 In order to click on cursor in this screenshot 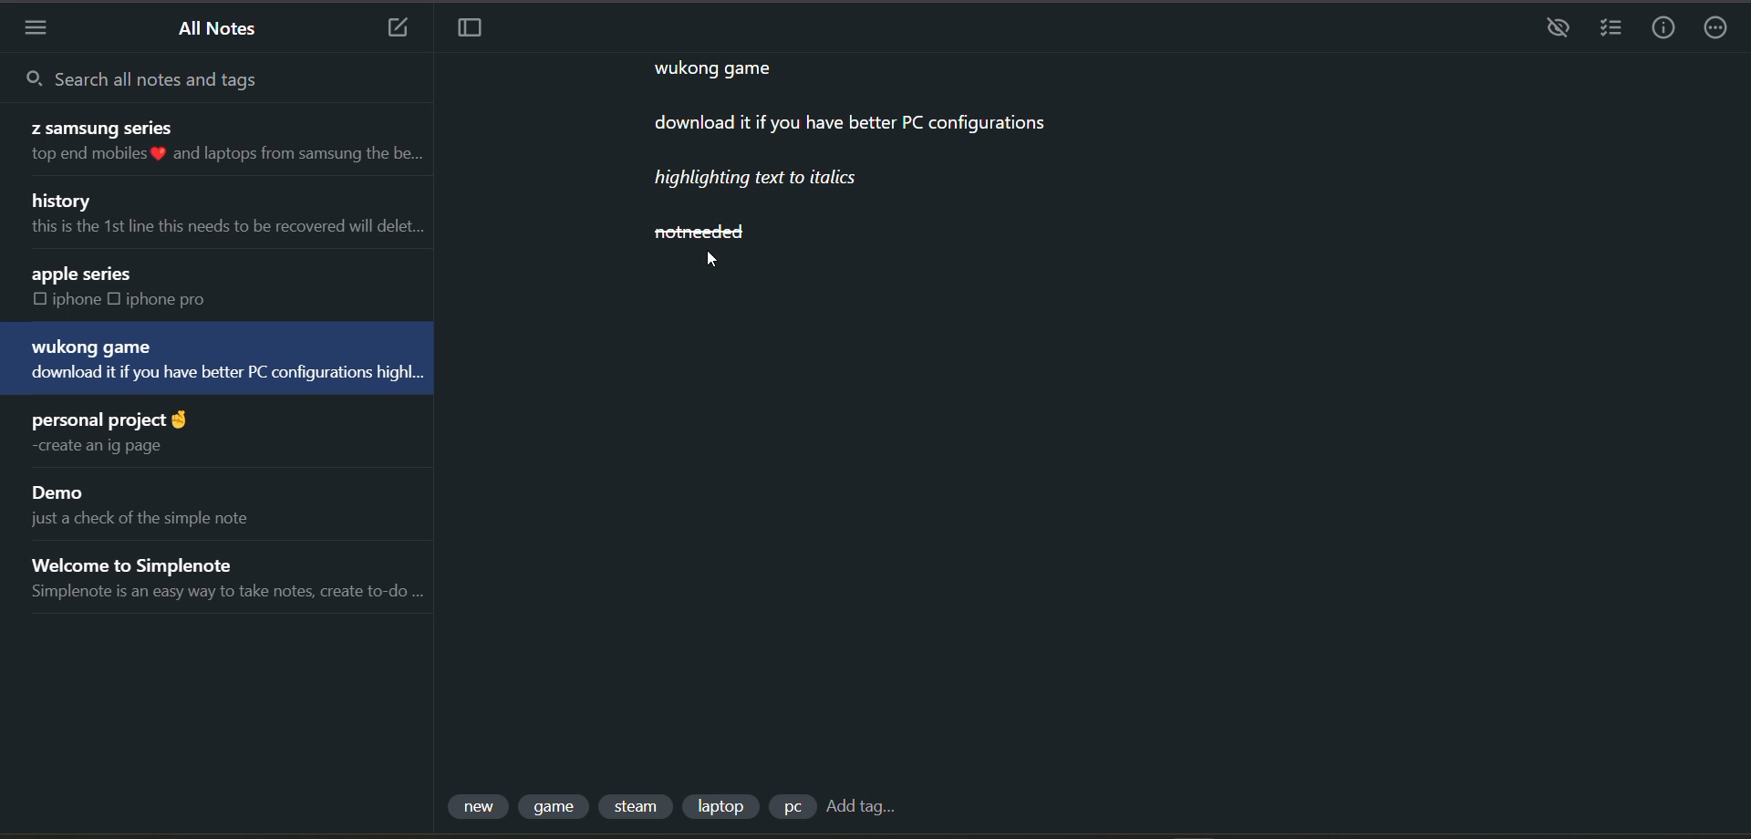, I will do `click(715, 261)`.